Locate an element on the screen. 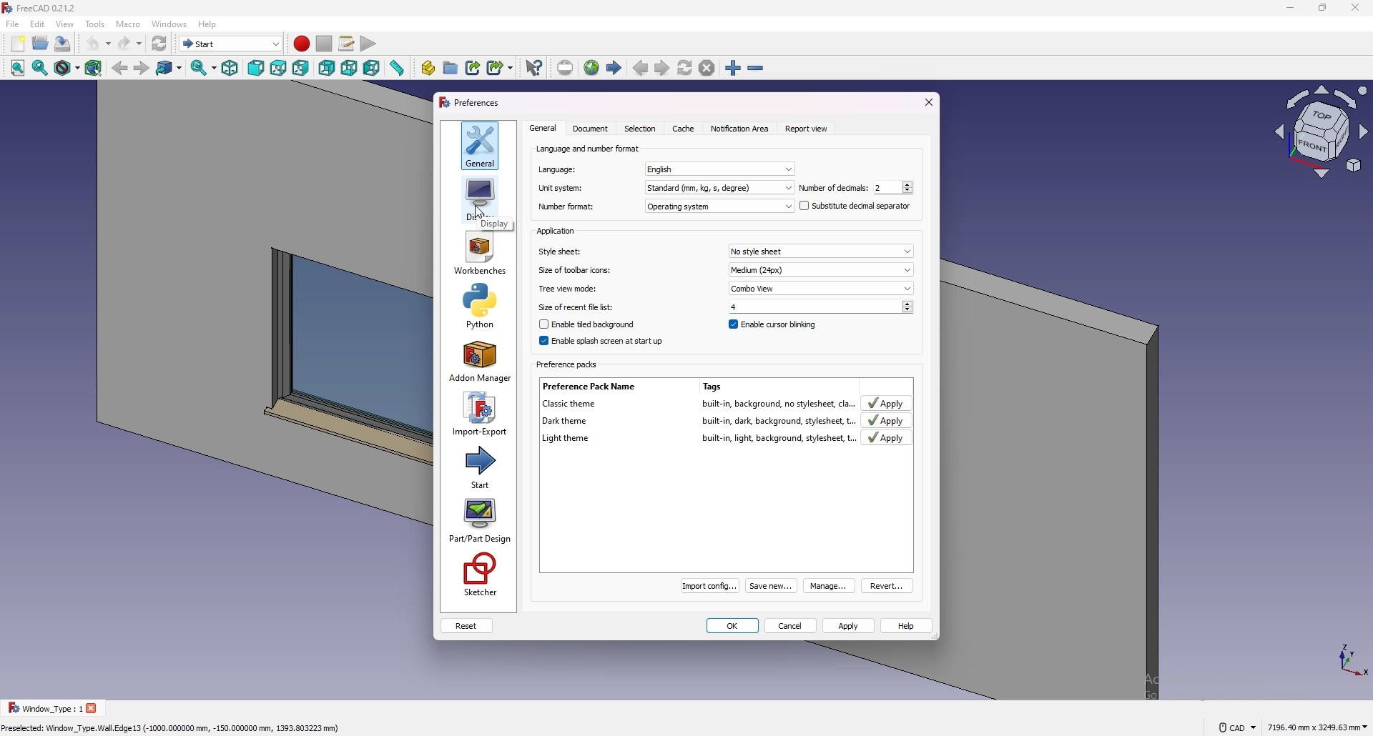 This screenshot has width=1373, height=736. start is located at coordinates (481, 466).